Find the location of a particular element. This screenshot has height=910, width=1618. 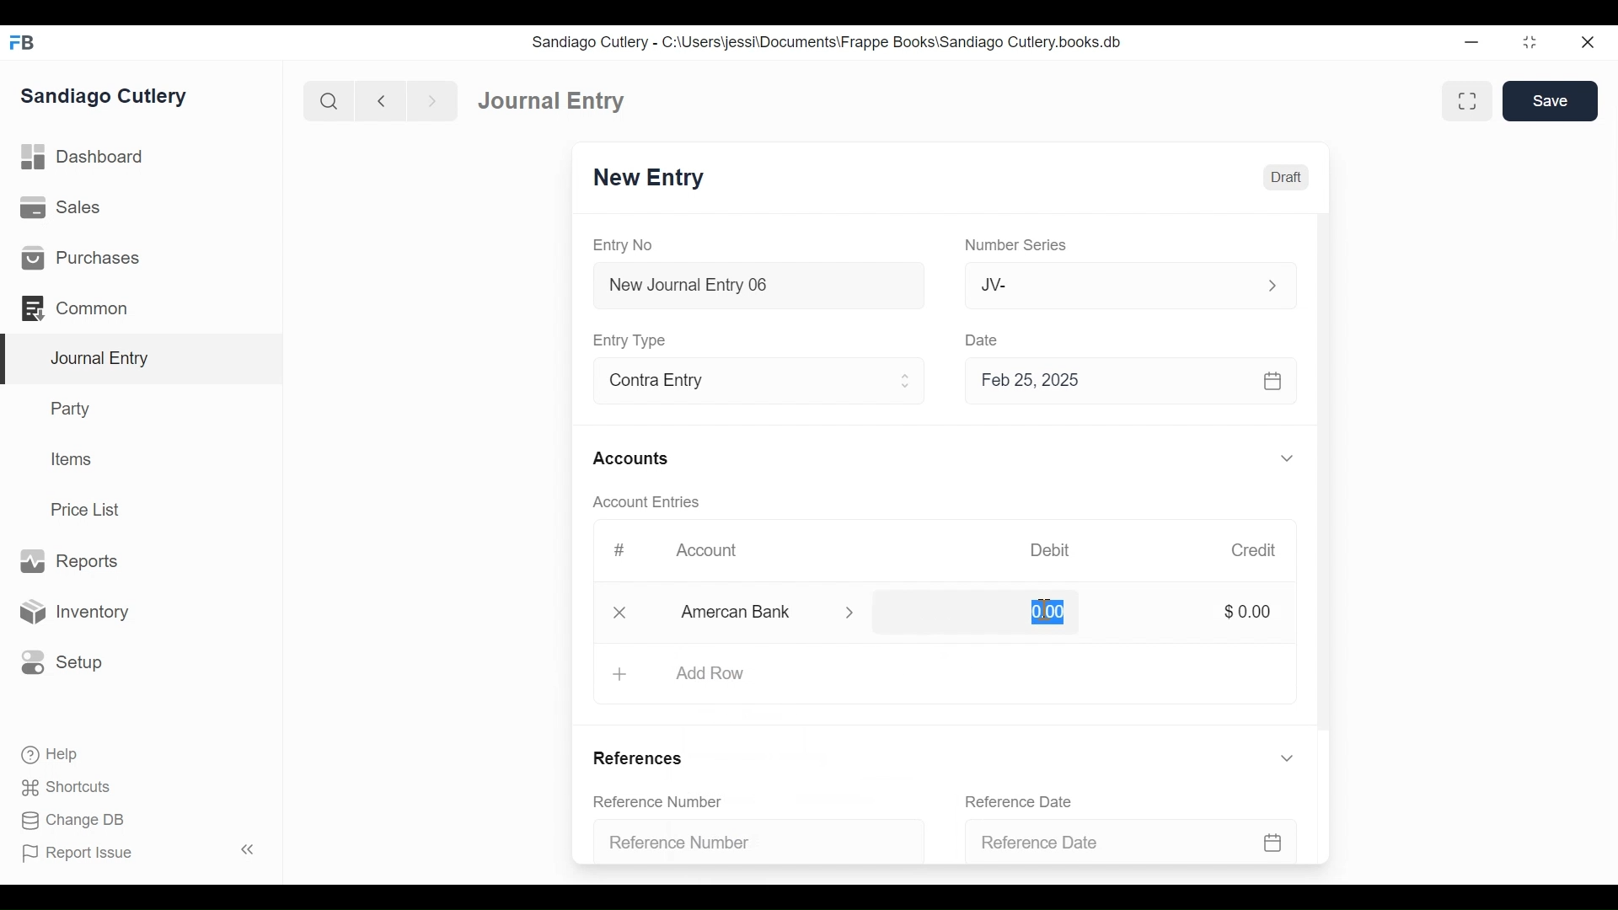

Expand is located at coordinates (1272, 286).